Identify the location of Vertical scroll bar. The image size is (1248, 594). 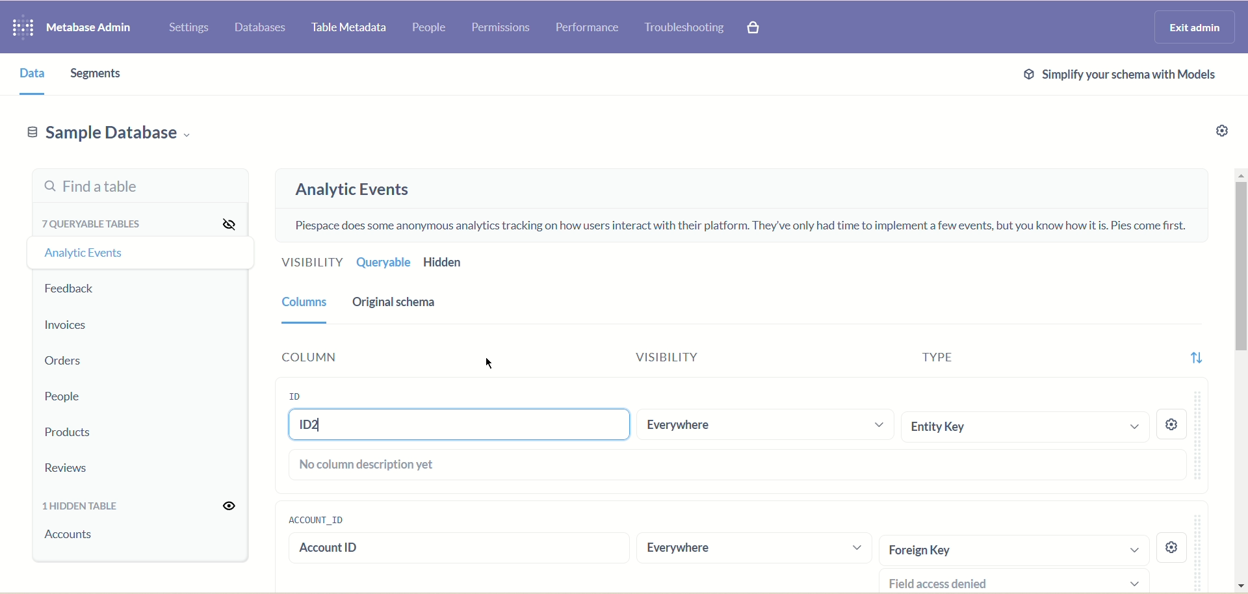
(1239, 381).